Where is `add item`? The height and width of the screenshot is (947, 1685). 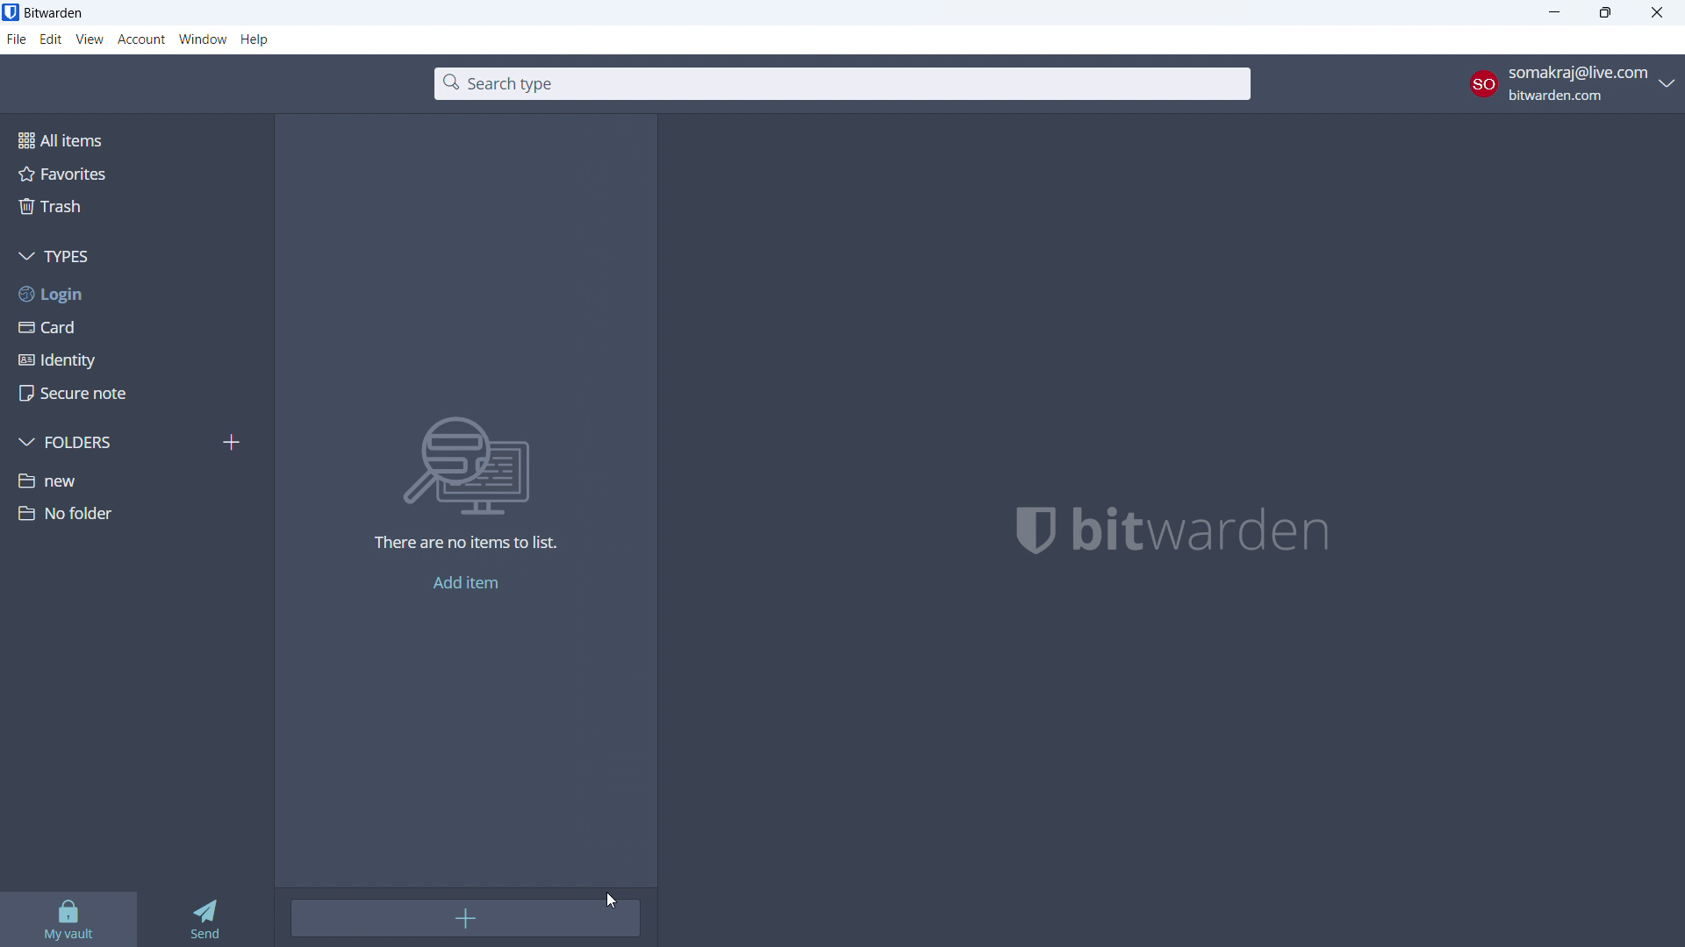
add item is located at coordinates (466, 583).